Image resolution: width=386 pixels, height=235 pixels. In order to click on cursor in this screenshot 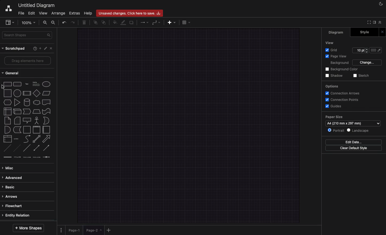, I will do `click(5, 87)`.